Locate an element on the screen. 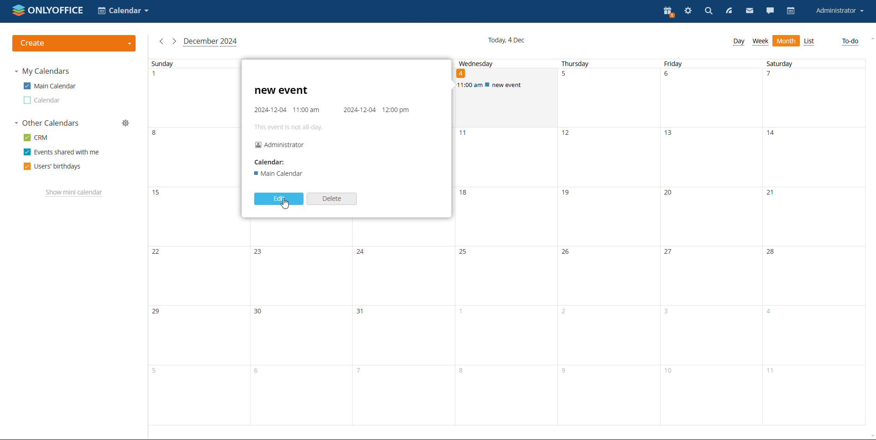 The width and height of the screenshot is (876, 440). saturday is located at coordinates (812, 242).